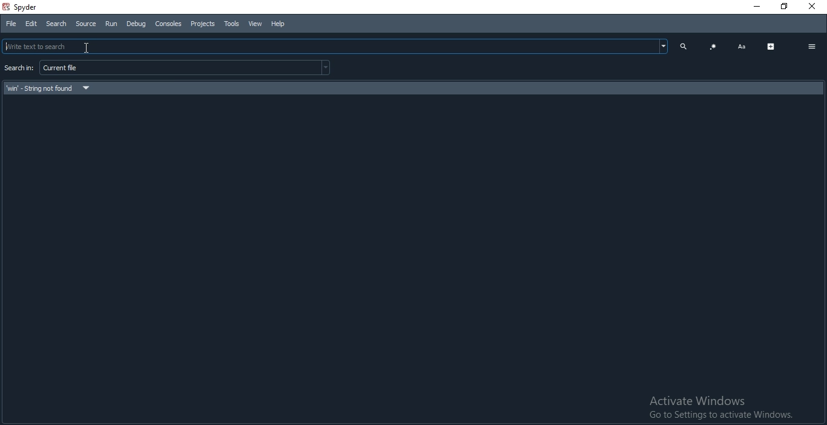 This screenshot has width=827, height=425. What do you see at coordinates (410, 87) in the screenshot?
I see `search result` at bounding box center [410, 87].